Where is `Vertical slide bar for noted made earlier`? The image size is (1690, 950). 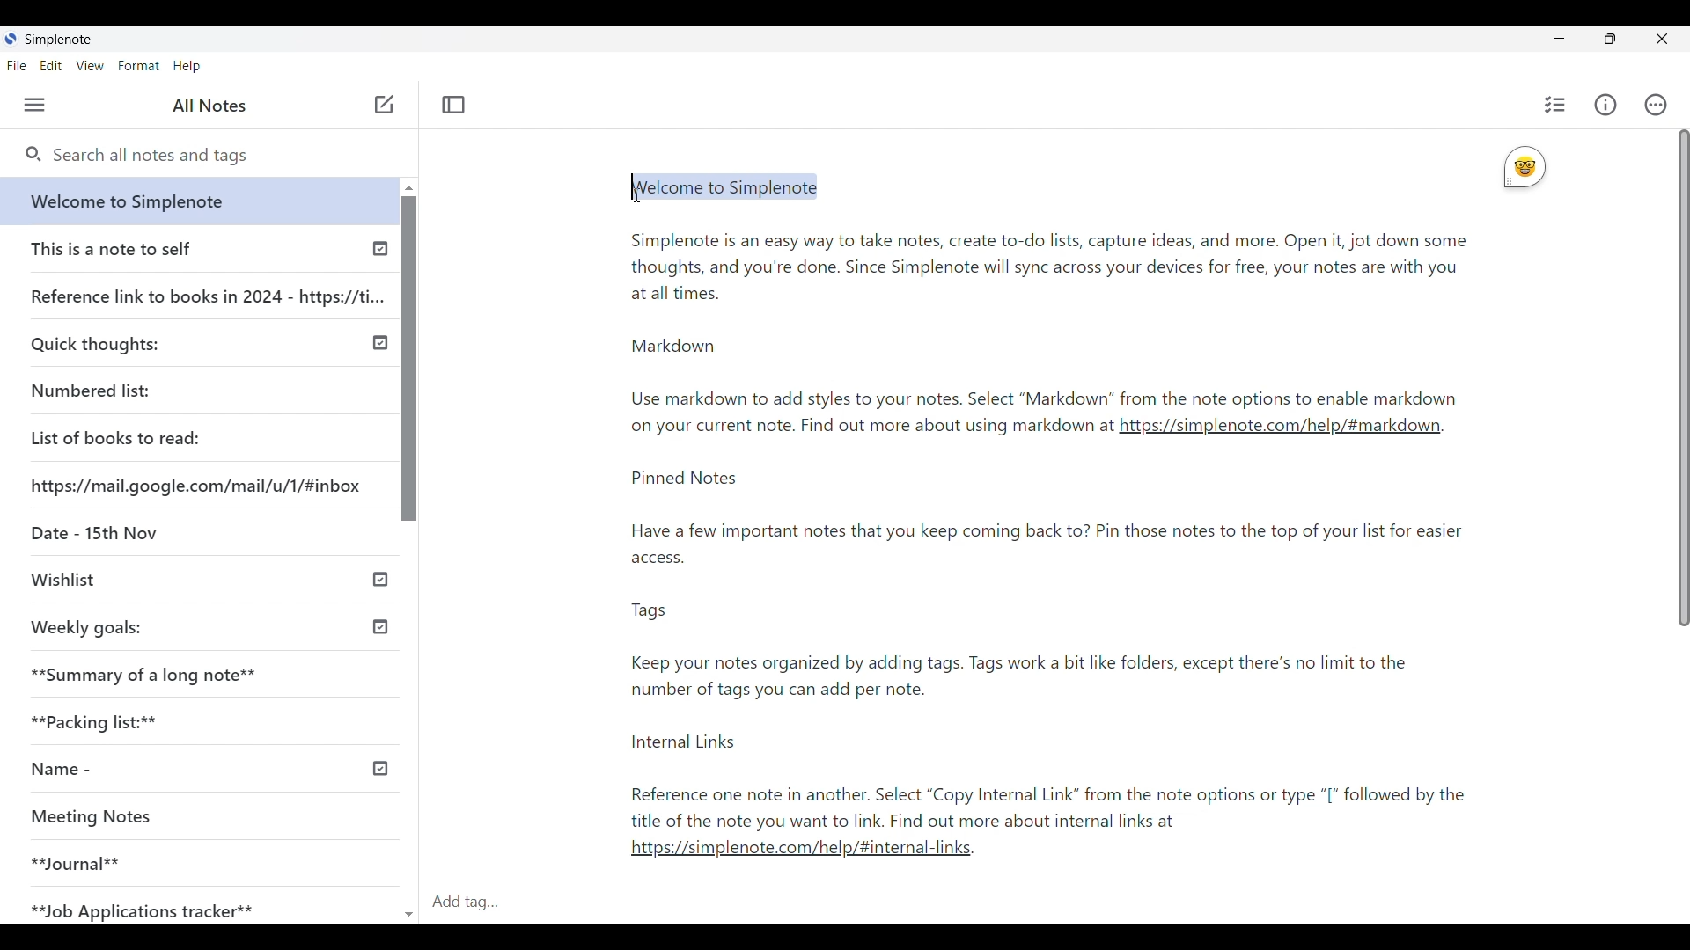
Vertical slide bar for noted made earlier is located at coordinates (406, 358).